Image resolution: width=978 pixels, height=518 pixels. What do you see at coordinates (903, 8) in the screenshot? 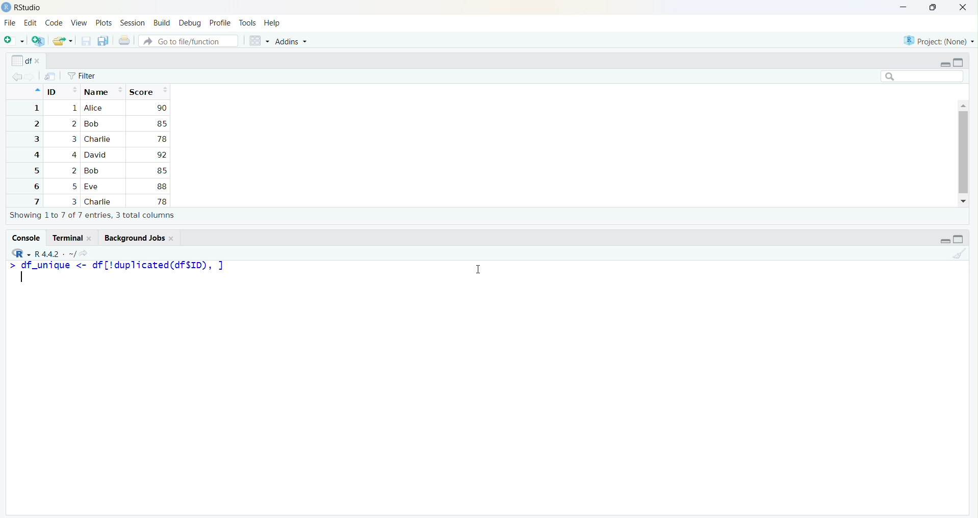
I see `minimize` at bounding box center [903, 8].